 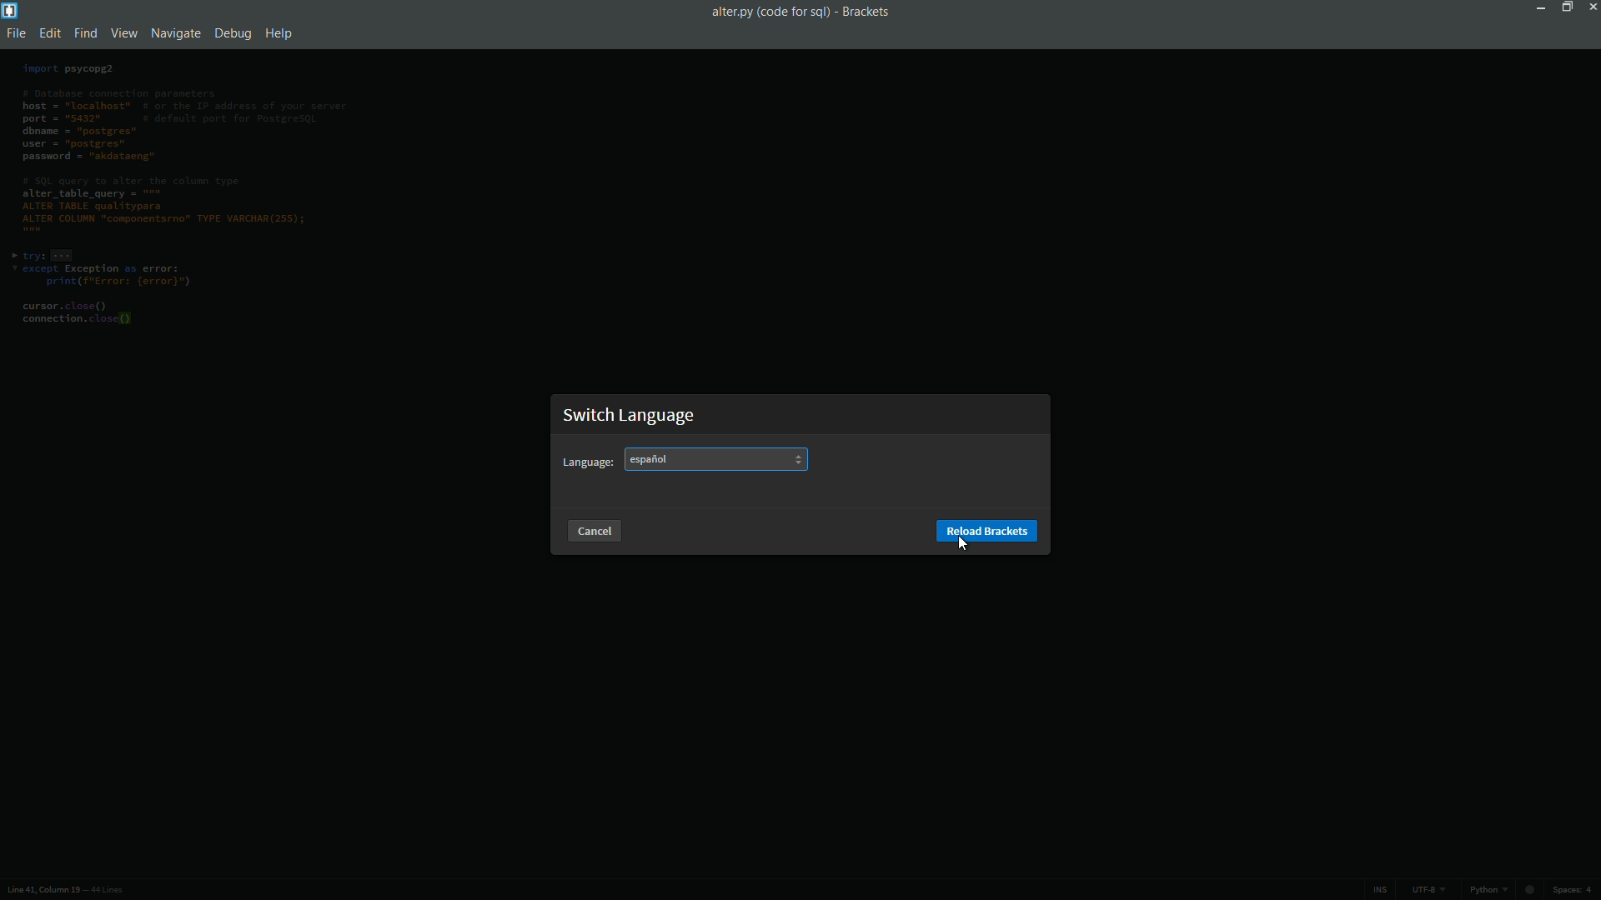 I want to click on space, so click(x=1571, y=889).